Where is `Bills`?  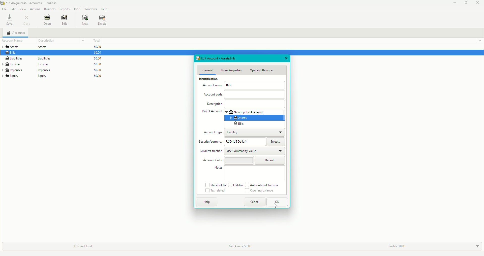
Bills is located at coordinates (255, 85).